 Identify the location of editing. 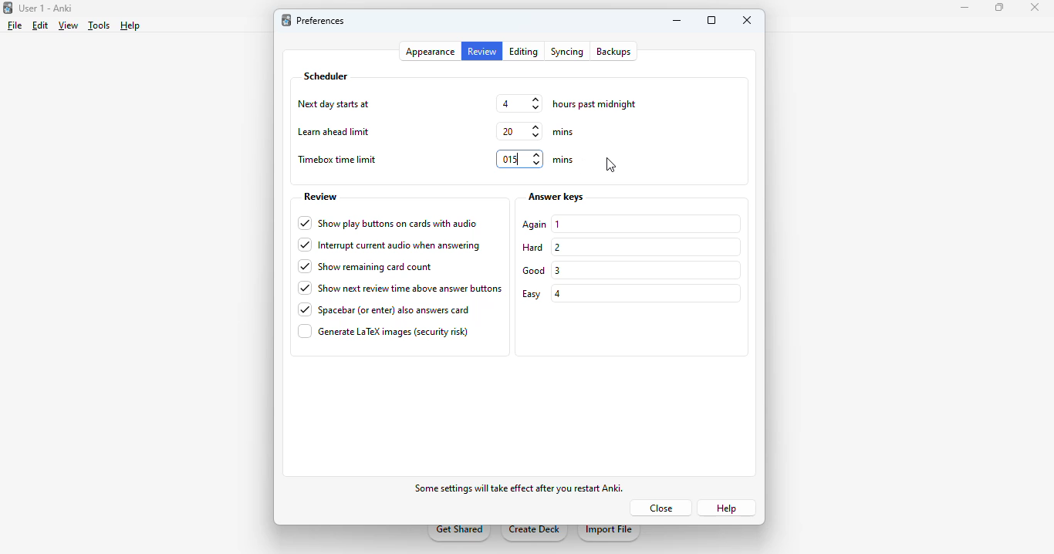
(524, 52).